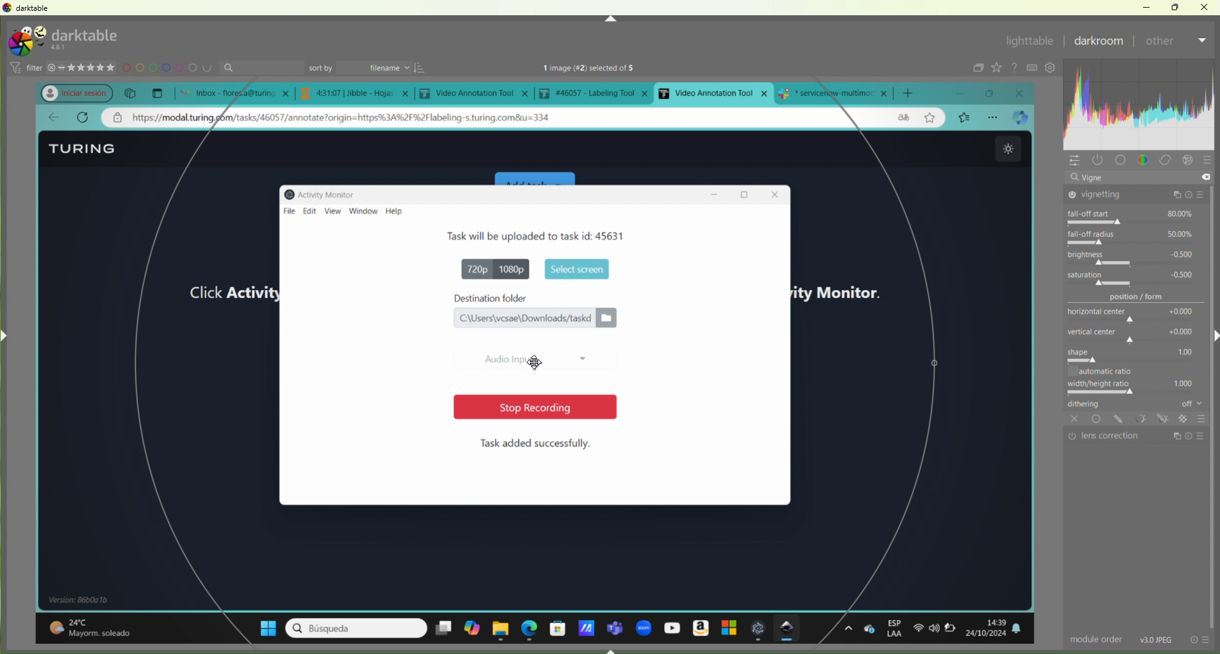 This screenshot has height=654, width=1220. I want to click on youtube, so click(670, 627).